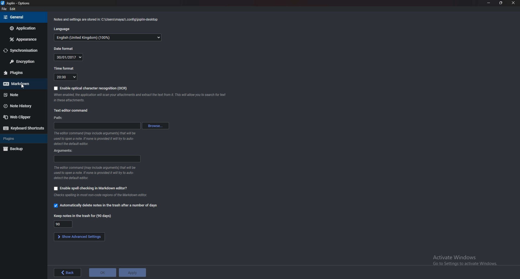 This screenshot has height=279, width=520. I want to click on edit, so click(13, 9).